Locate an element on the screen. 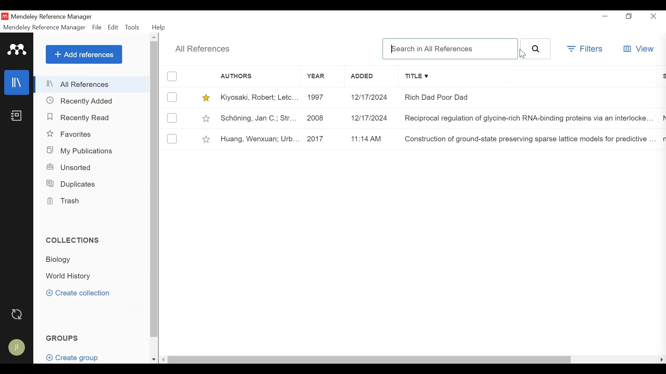 This screenshot has height=374, width=666. Collection is located at coordinates (72, 276).